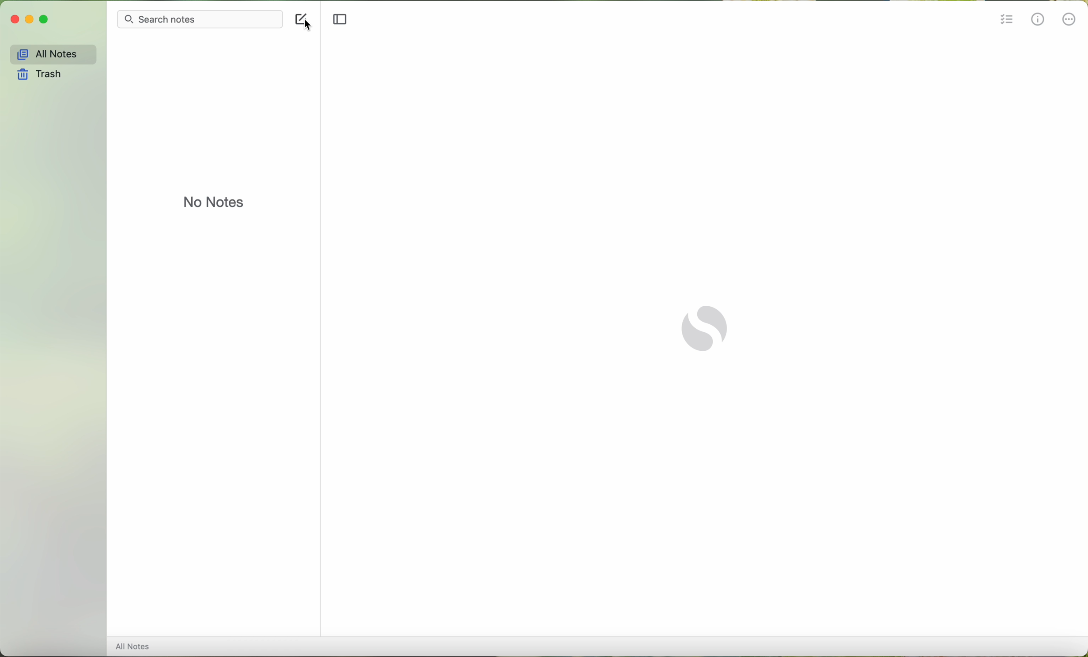 This screenshot has width=1088, height=657. What do you see at coordinates (52, 54) in the screenshot?
I see `all notes` at bounding box center [52, 54].